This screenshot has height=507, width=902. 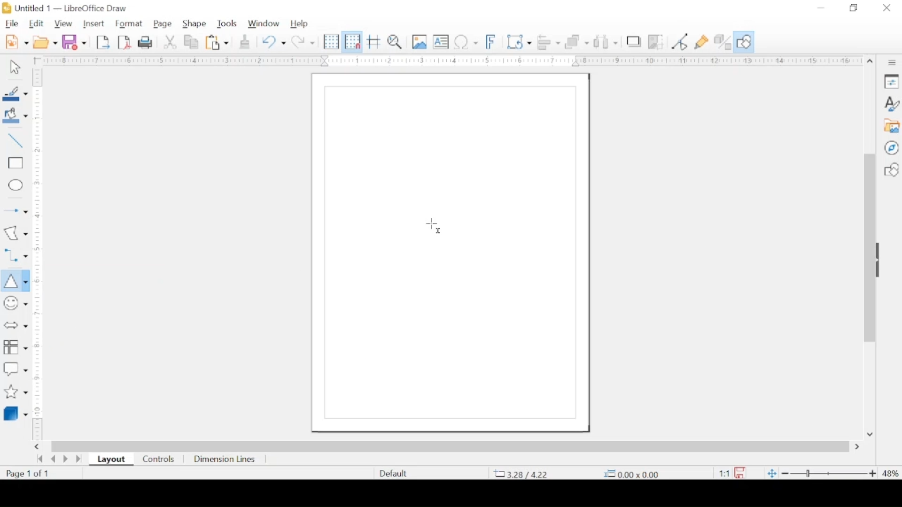 I want to click on insert ellipse, so click(x=15, y=185).